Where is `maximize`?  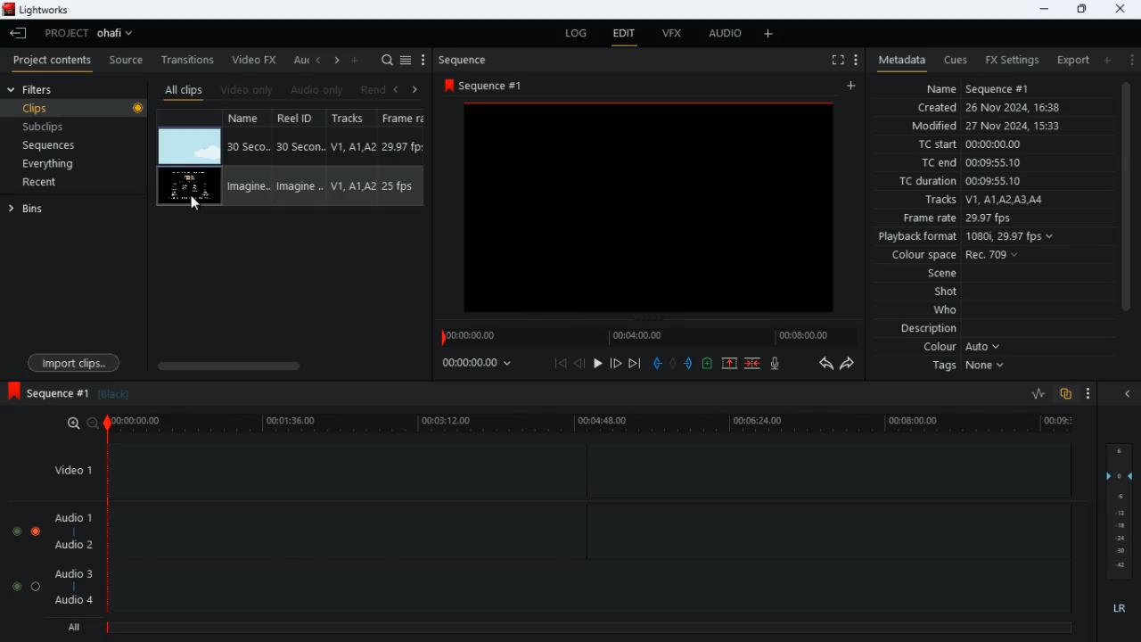 maximize is located at coordinates (1081, 9).